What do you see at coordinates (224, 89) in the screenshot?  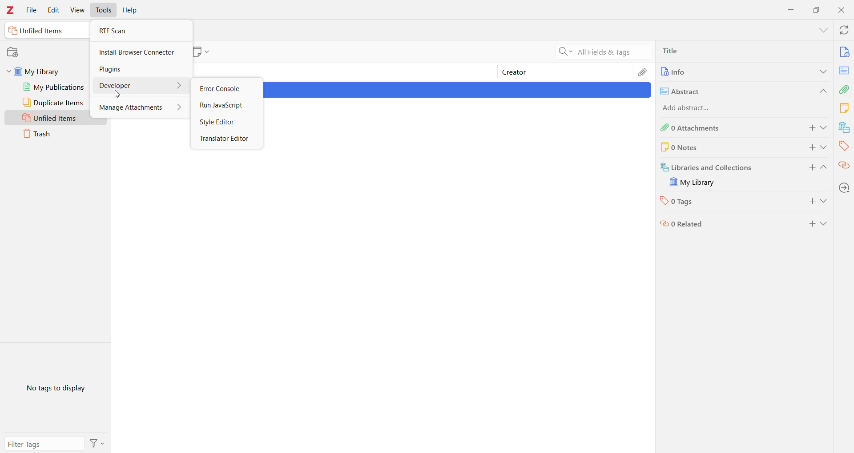 I see `Error Console` at bounding box center [224, 89].